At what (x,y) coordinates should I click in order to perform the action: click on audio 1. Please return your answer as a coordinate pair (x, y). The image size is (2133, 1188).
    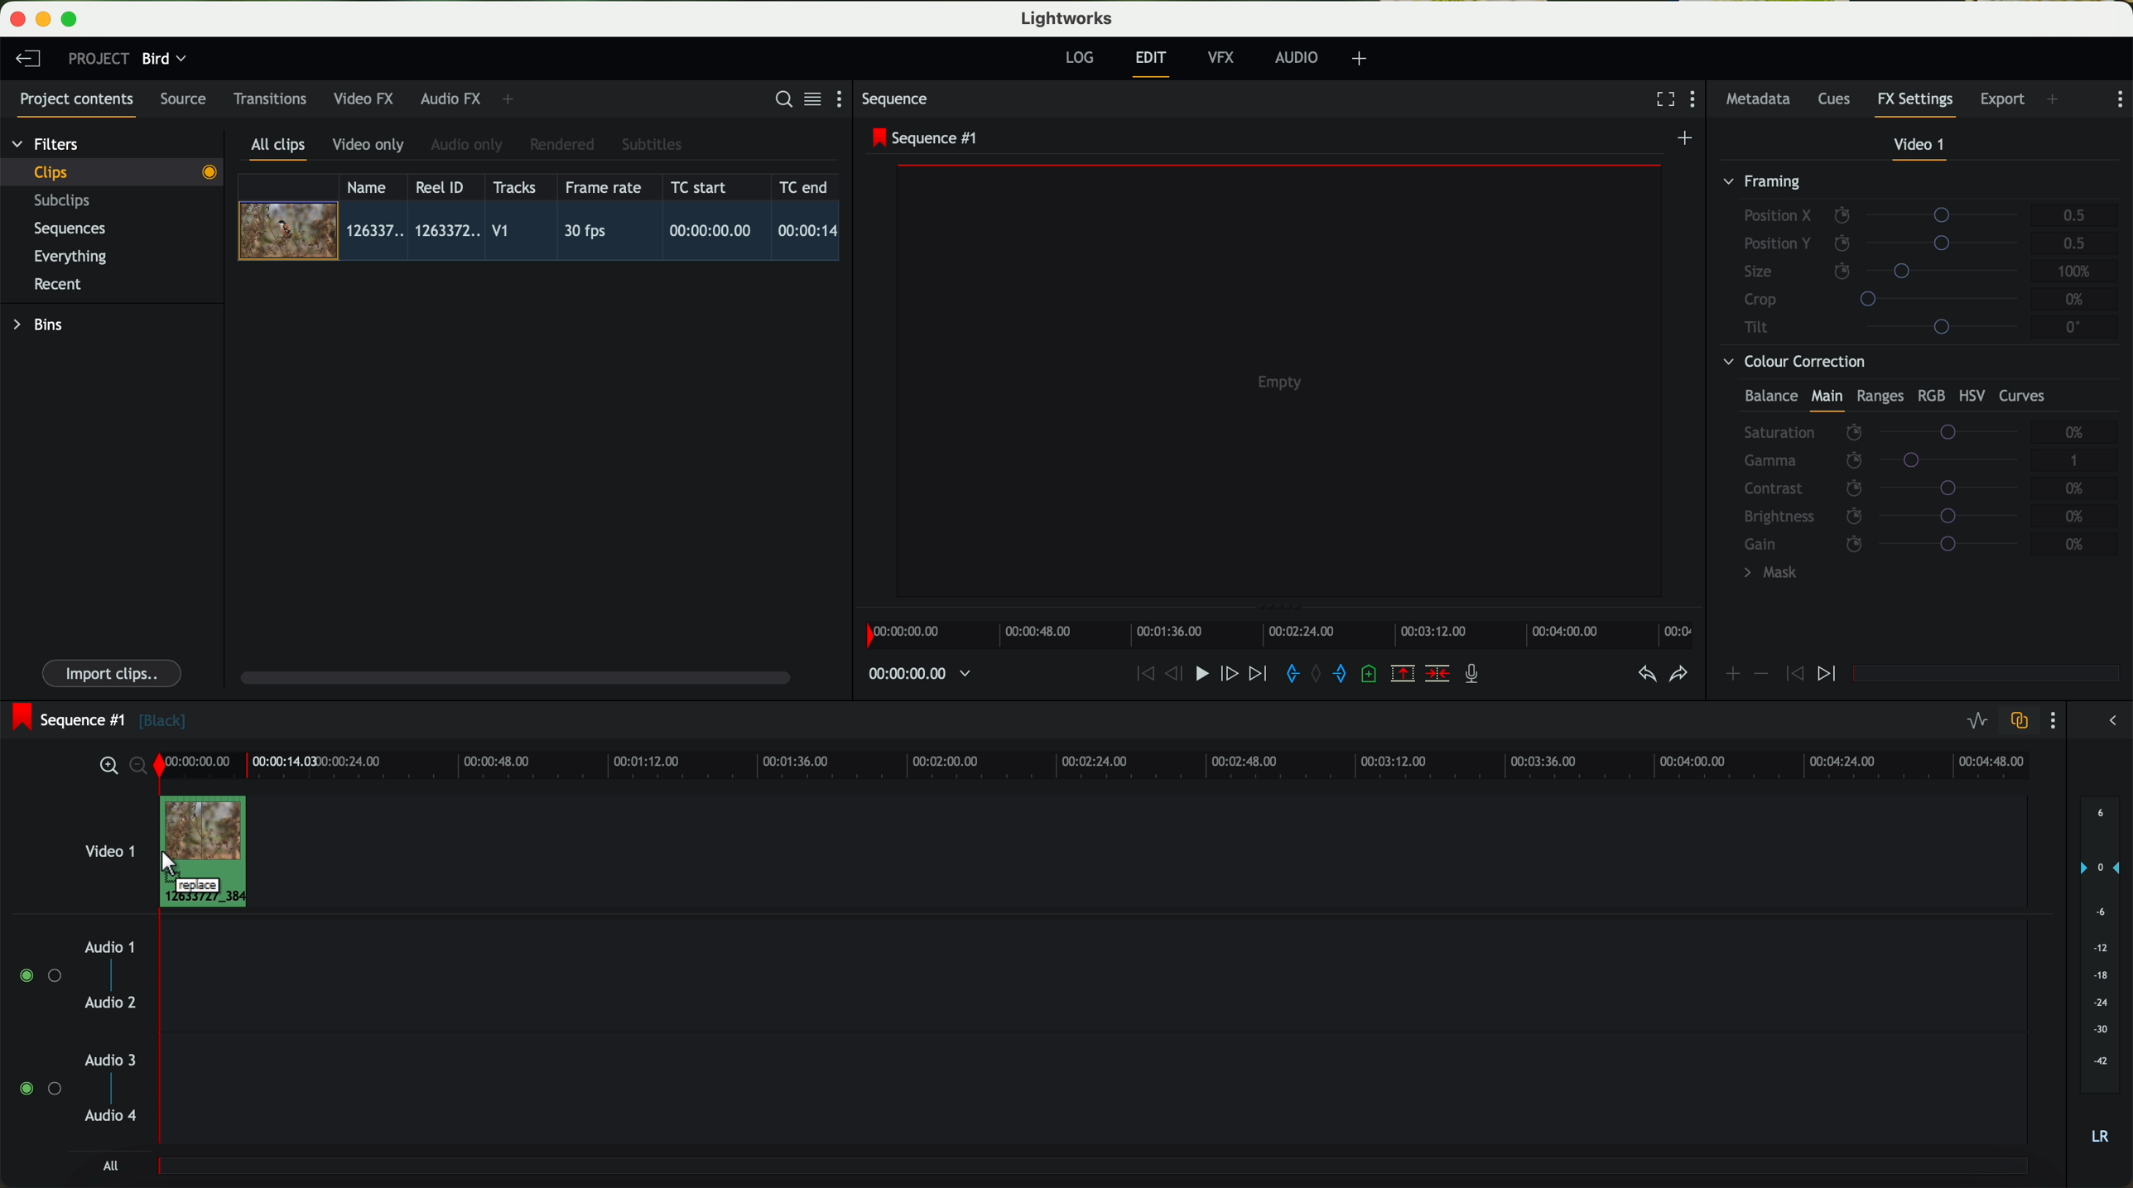
    Looking at the image, I should click on (110, 946).